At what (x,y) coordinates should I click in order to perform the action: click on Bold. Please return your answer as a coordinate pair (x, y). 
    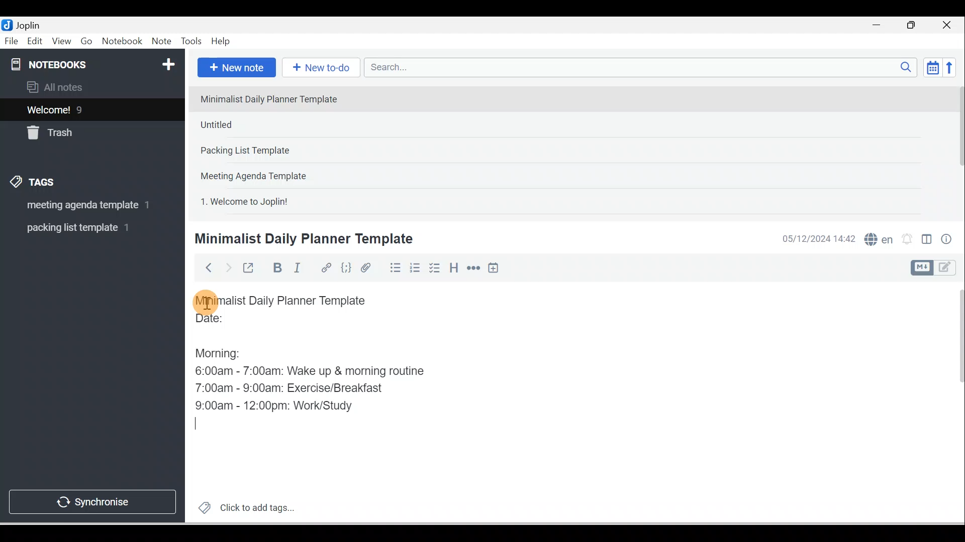
    Looking at the image, I should click on (276, 268).